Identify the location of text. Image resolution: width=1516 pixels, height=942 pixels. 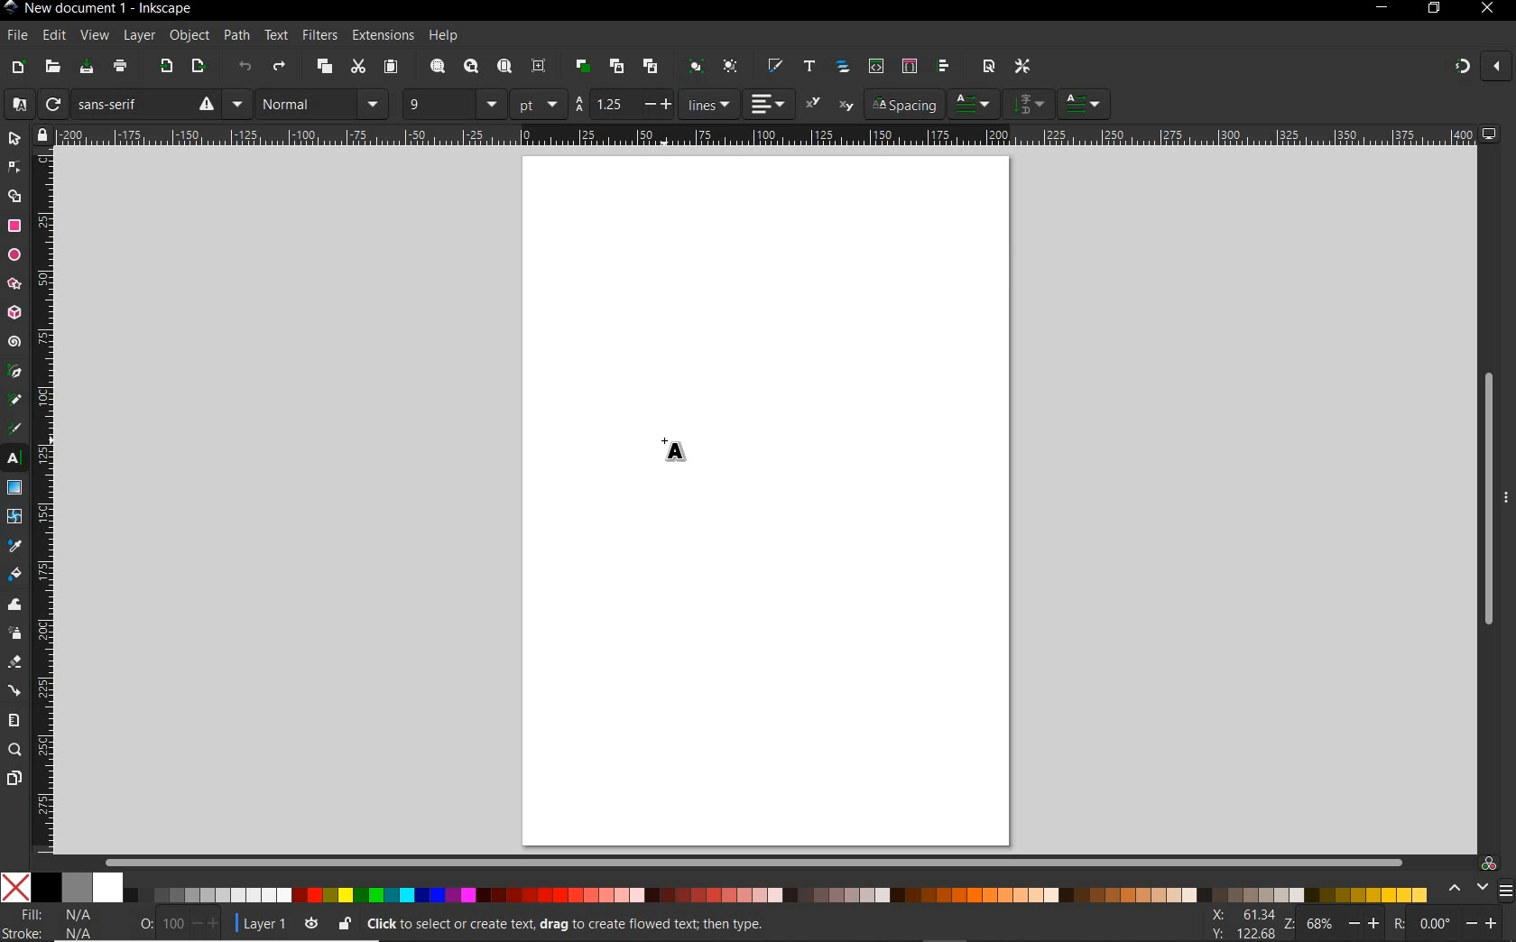
(273, 36).